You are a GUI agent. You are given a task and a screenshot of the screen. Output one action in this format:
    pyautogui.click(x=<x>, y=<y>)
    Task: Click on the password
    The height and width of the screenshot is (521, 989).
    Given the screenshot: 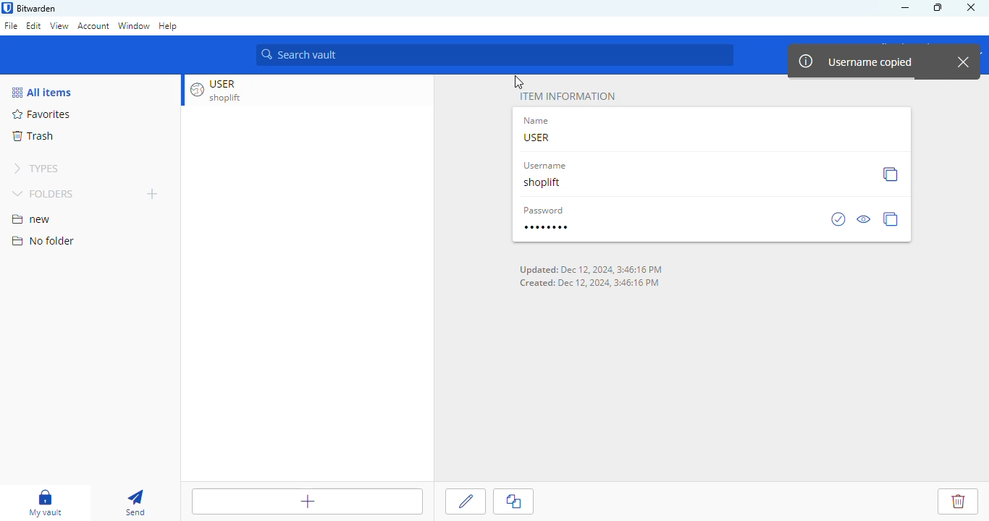 What is the action you would take?
    pyautogui.click(x=544, y=211)
    